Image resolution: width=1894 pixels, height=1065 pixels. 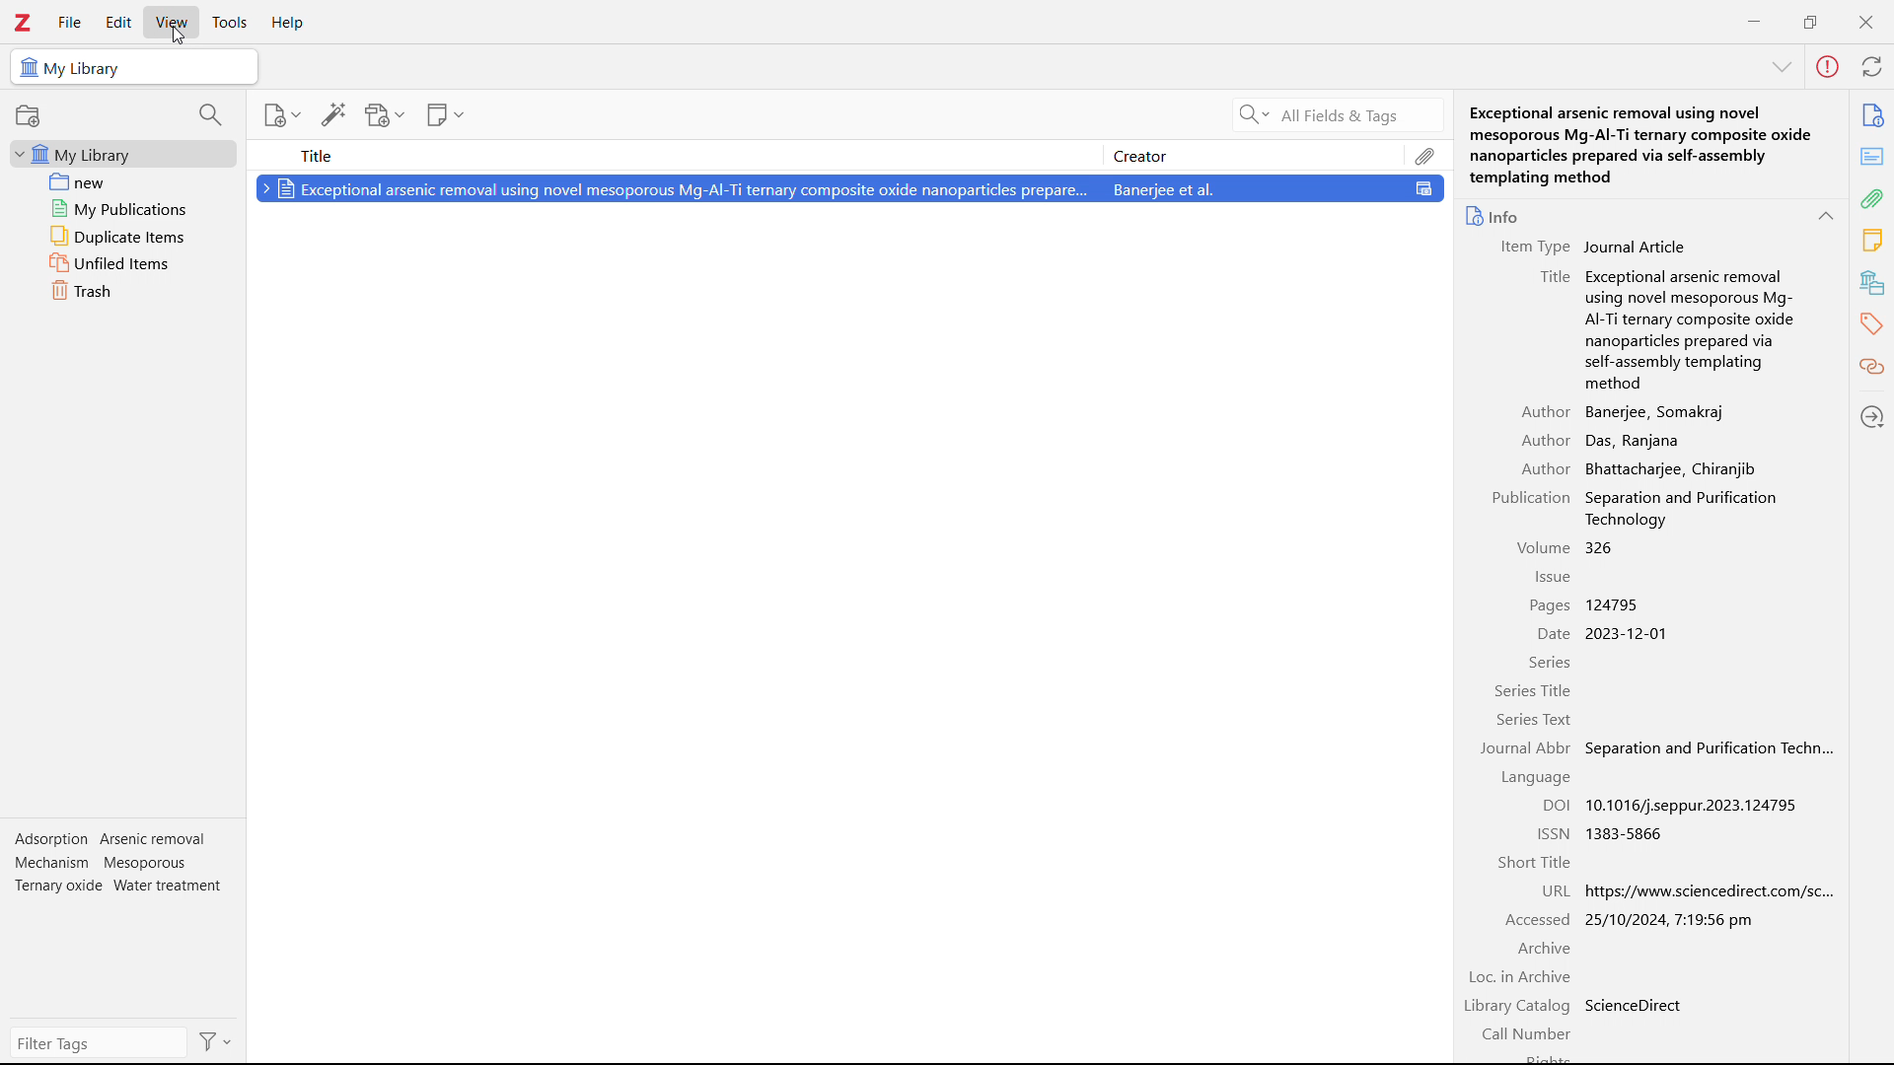 I want to click on 124795, so click(x=1614, y=603).